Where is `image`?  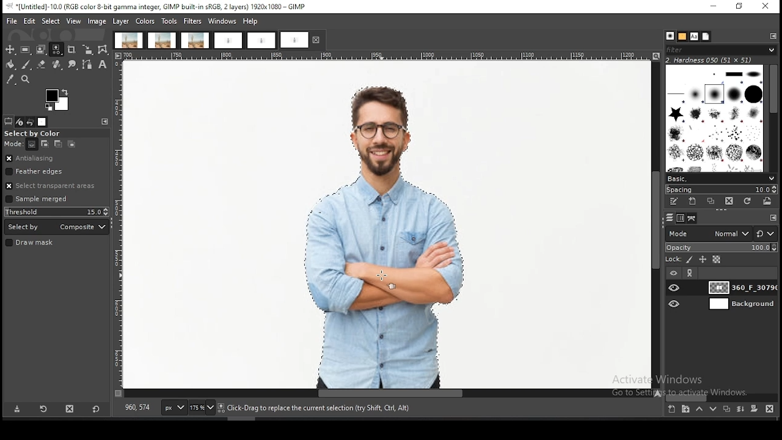
image is located at coordinates (381, 226).